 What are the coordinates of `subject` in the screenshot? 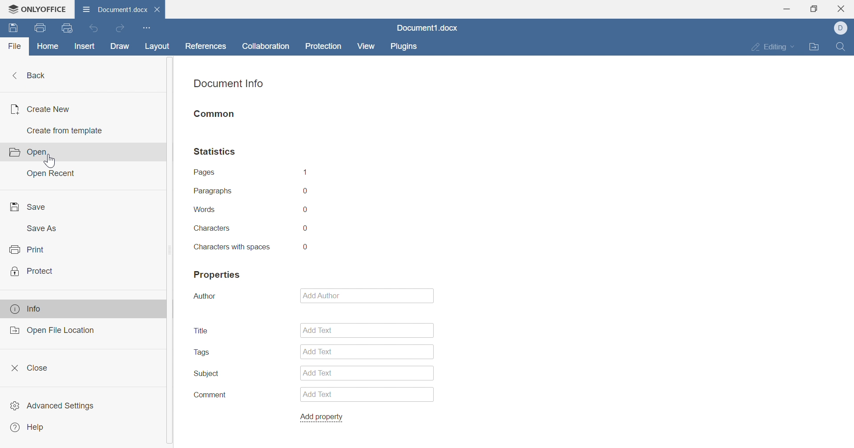 It's located at (207, 373).